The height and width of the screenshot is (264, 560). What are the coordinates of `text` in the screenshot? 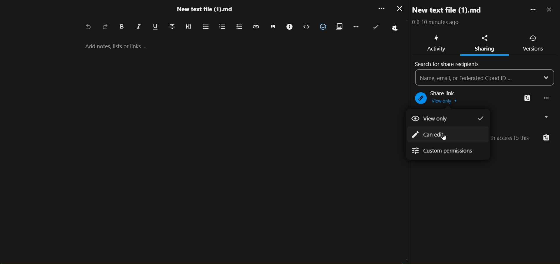 It's located at (439, 23).